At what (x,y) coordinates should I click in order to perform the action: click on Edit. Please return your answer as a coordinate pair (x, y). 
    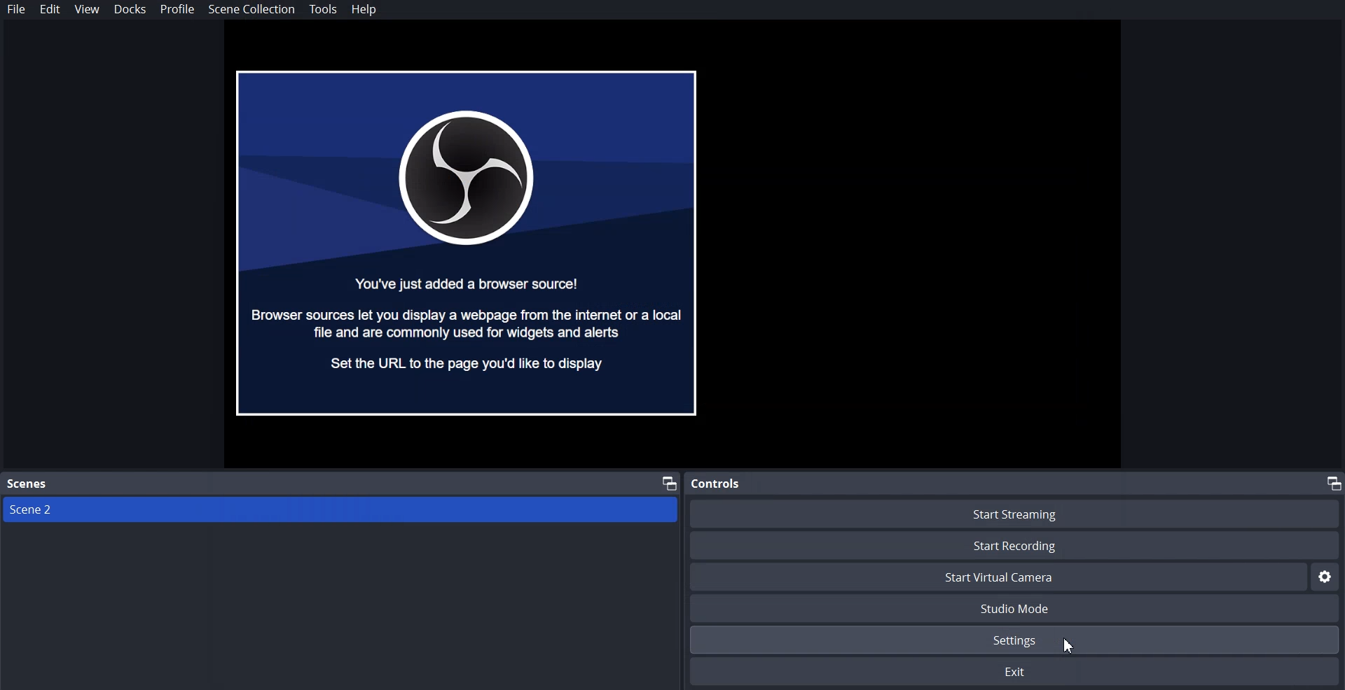
    Looking at the image, I should click on (50, 9).